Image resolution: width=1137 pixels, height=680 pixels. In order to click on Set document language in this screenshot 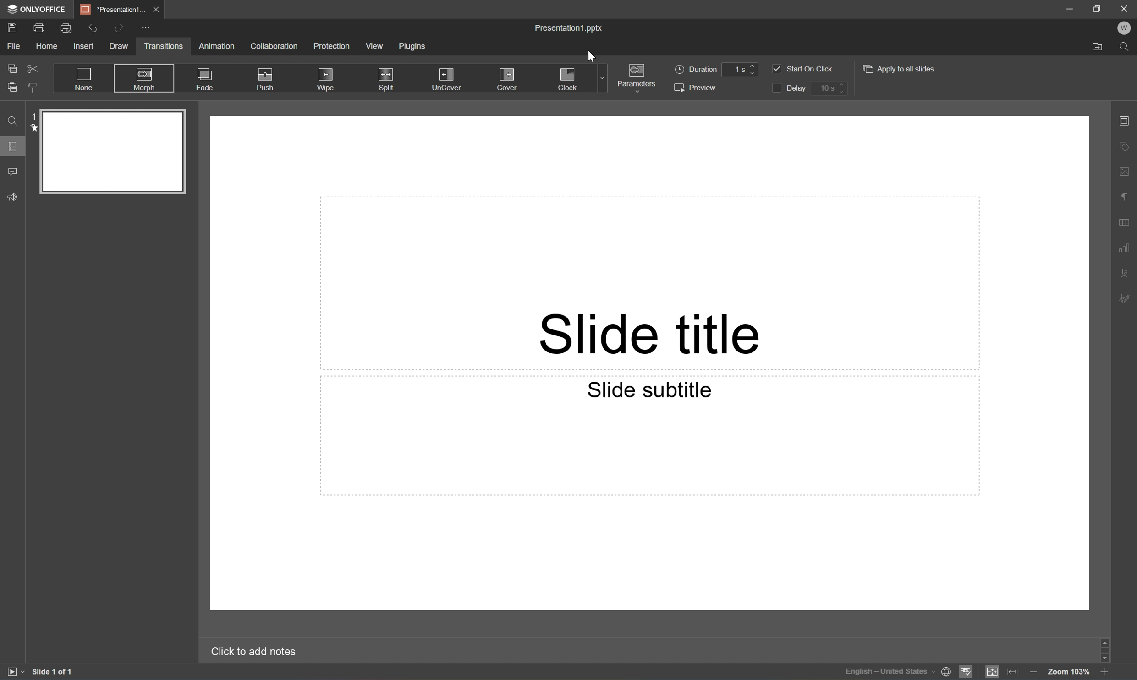, I will do `click(949, 674)`.